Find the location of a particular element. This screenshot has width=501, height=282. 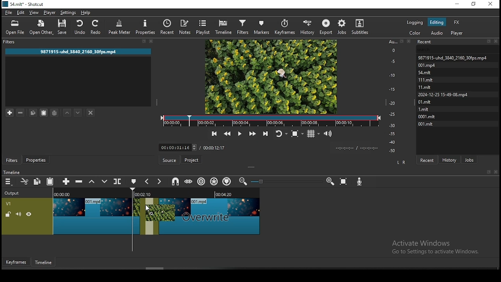

move filter up is located at coordinates (68, 112).